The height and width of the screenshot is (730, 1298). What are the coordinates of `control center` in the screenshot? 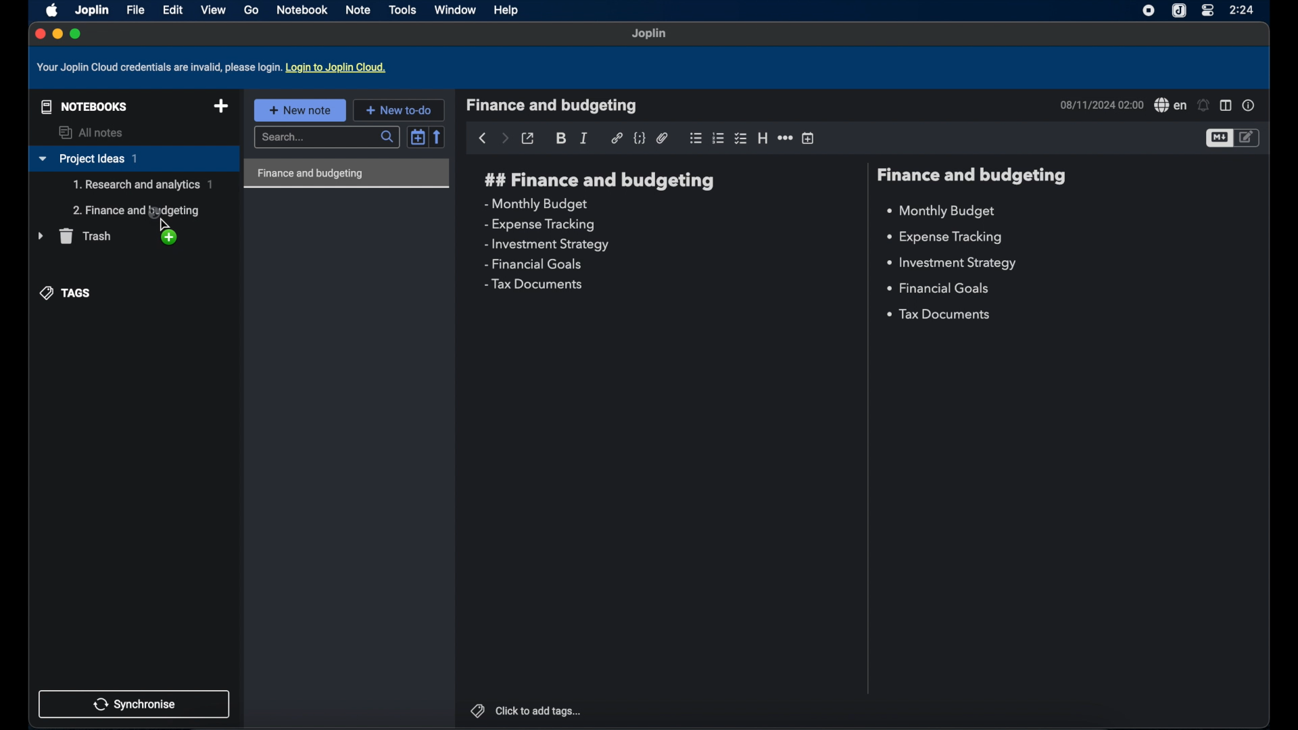 It's located at (1207, 11).